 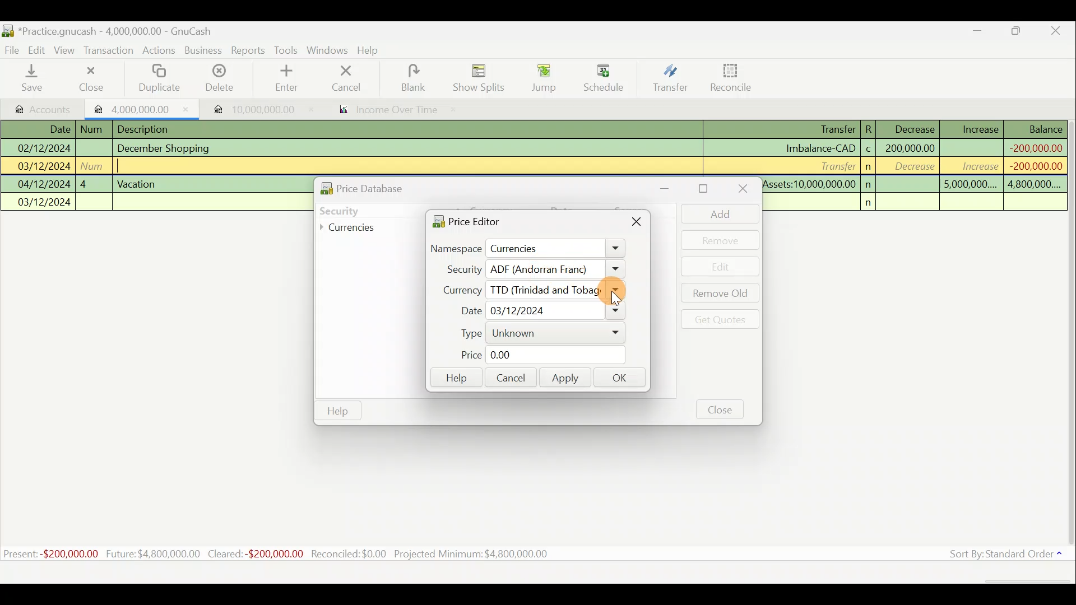 What do you see at coordinates (1032, 166) in the screenshot?
I see `-200,000,000` at bounding box center [1032, 166].